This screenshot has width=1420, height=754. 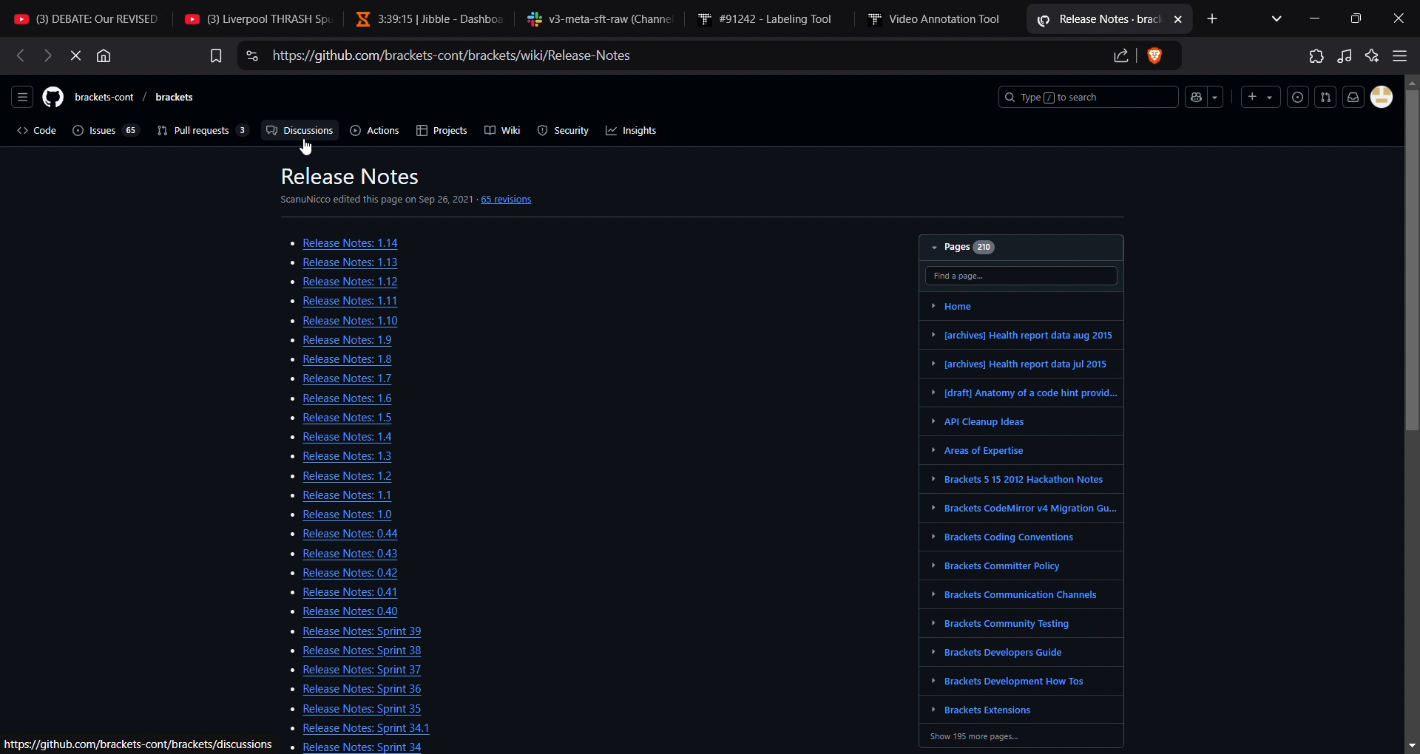 I want to click on o Release Notes: 1.6, so click(x=316, y=398).